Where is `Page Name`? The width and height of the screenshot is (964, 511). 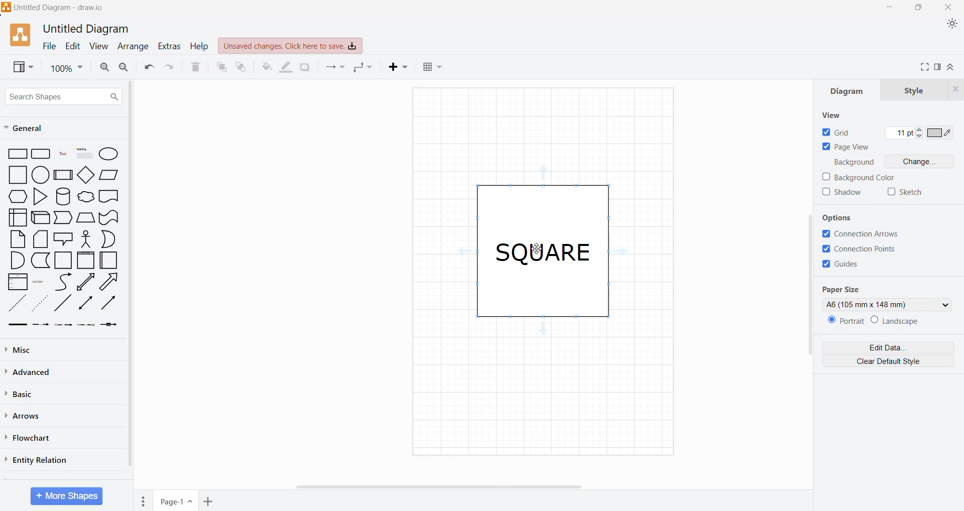 Page Name is located at coordinates (176, 501).